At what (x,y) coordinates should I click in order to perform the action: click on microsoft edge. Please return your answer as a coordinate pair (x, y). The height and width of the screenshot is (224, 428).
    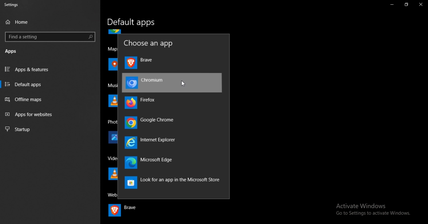
    Looking at the image, I should click on (152, 163).